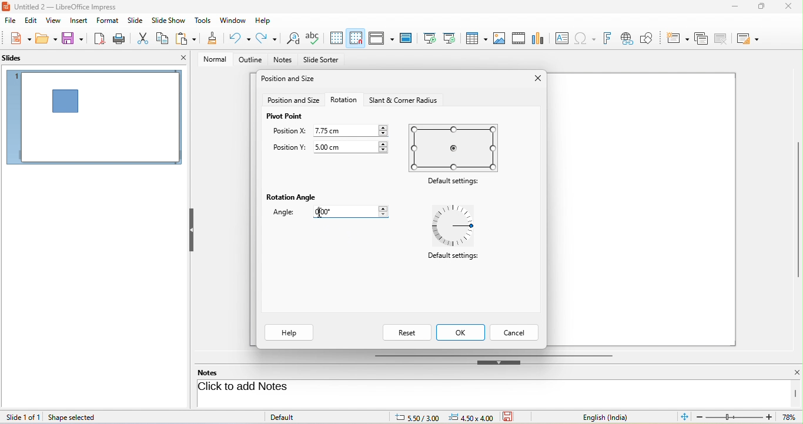 This screenshot has width=803, height=424. What do you see at coordinates (101, 39) in the screenshot?
I see `export directly as pdf` at bounding box center [101, 39].